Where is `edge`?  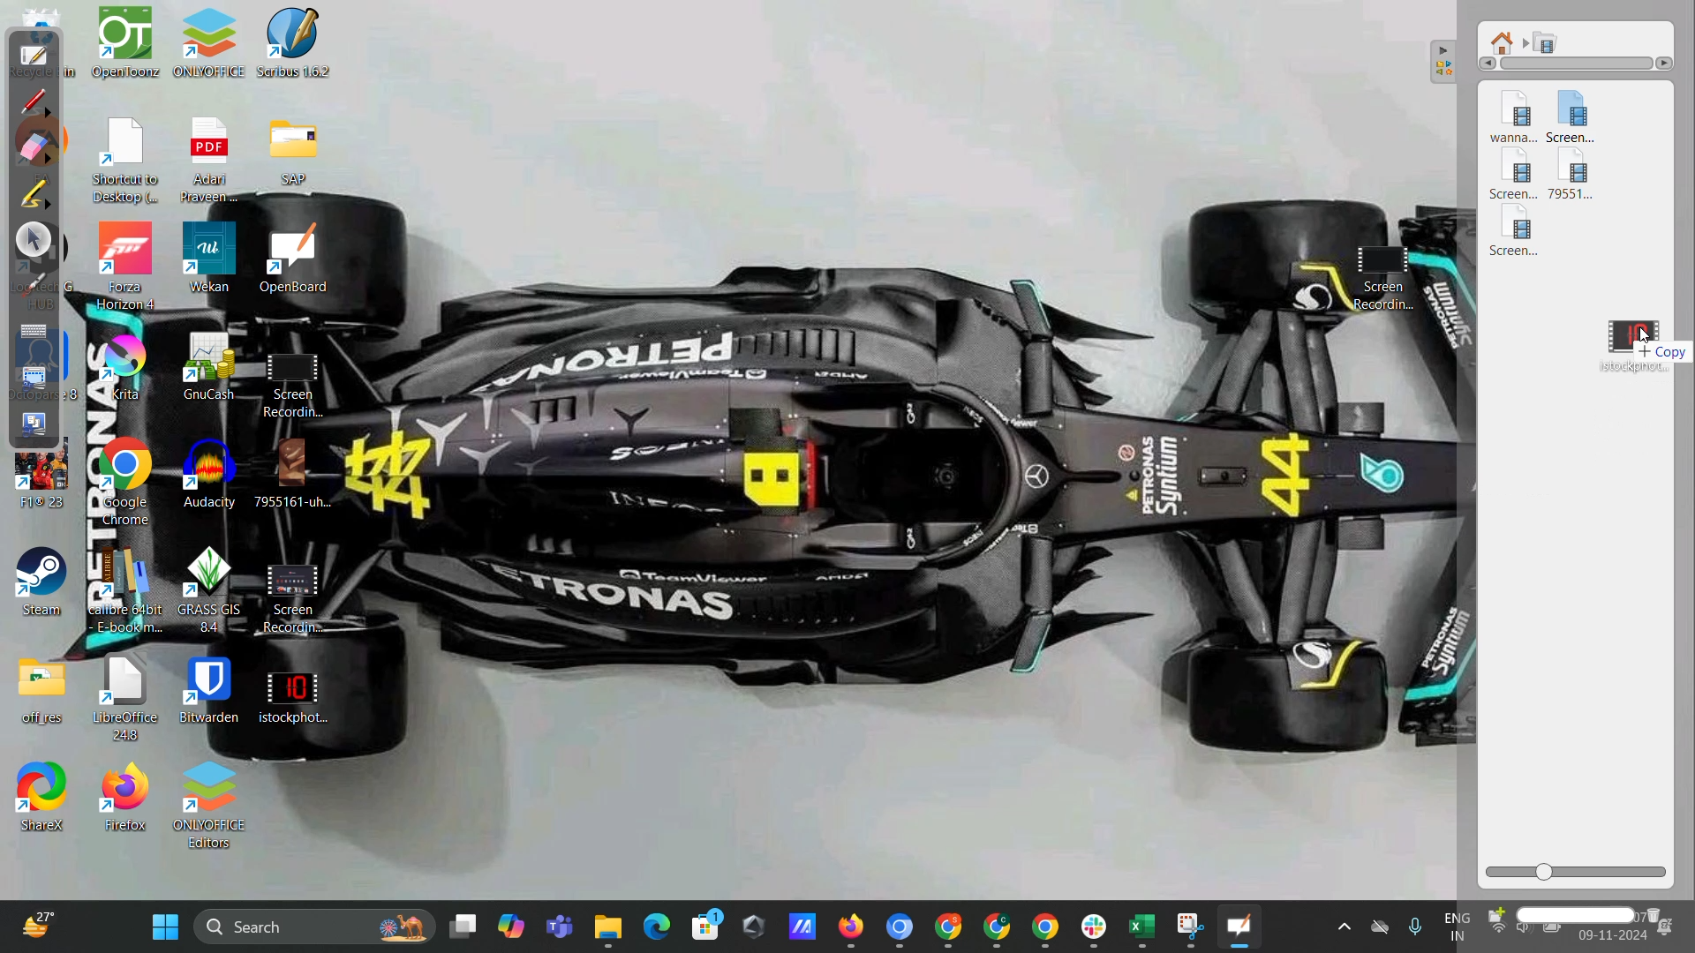
edge is located at coordinates (654, 925).